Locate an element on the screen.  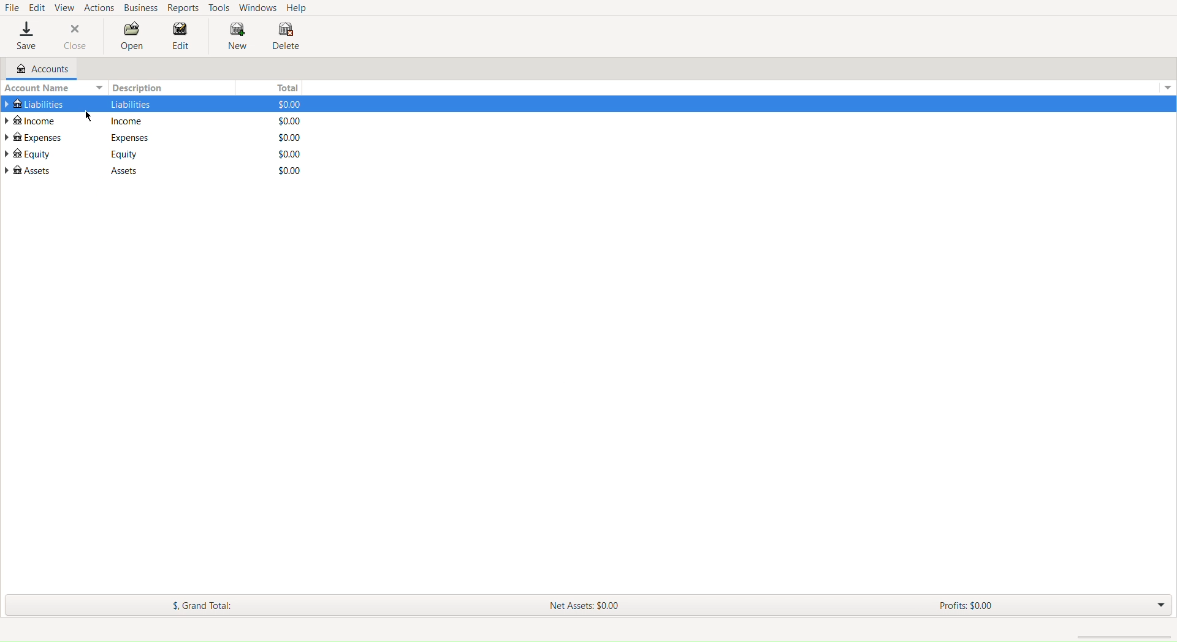
Total is located at coordinates (294, 172).